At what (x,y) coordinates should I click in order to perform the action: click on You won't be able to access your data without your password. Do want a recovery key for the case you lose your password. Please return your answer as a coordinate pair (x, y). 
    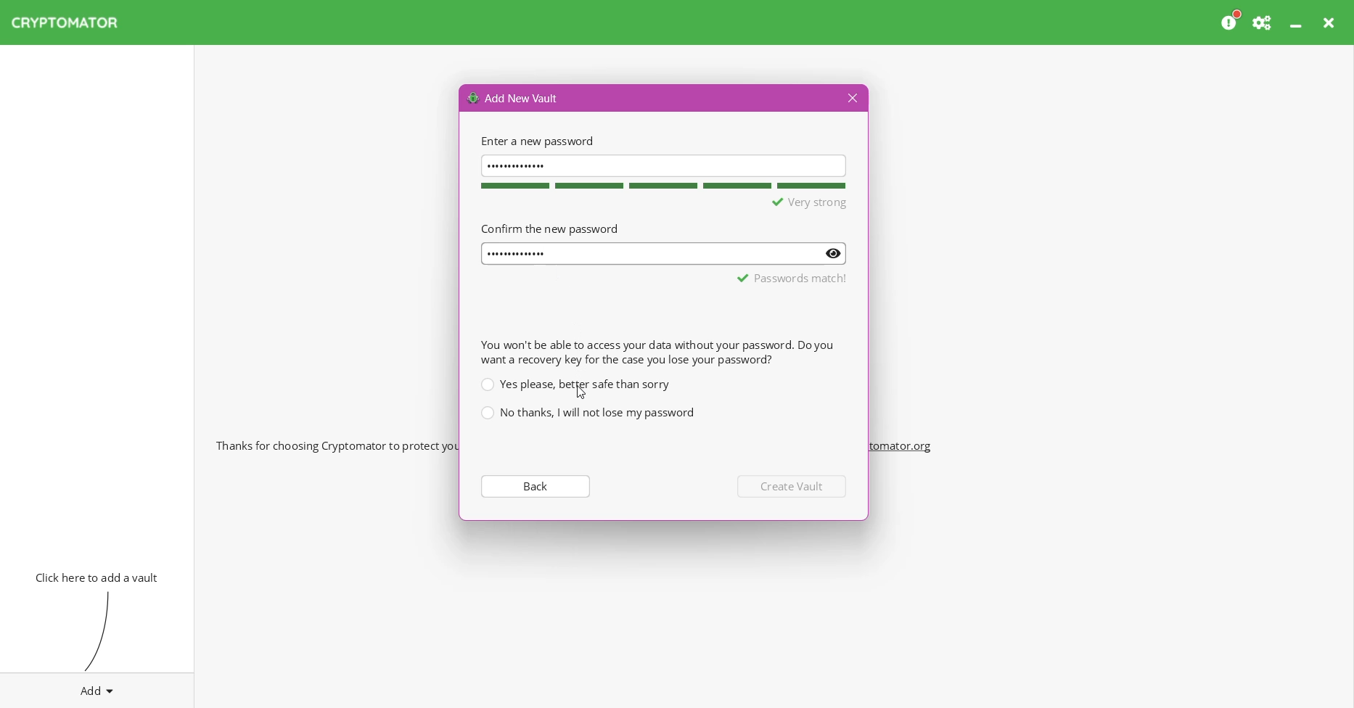
    Looking at the image, I should click on (657, 352).